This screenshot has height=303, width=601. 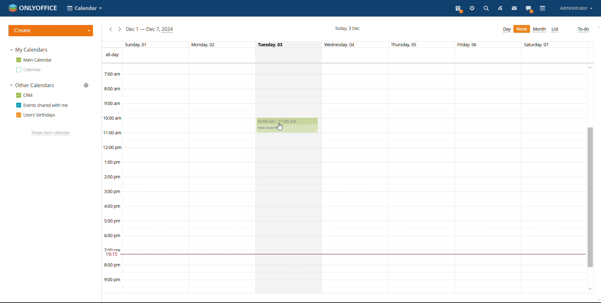 I want to click on Dec 1 — Dec 7, 2024, so click(x=151, y=29).